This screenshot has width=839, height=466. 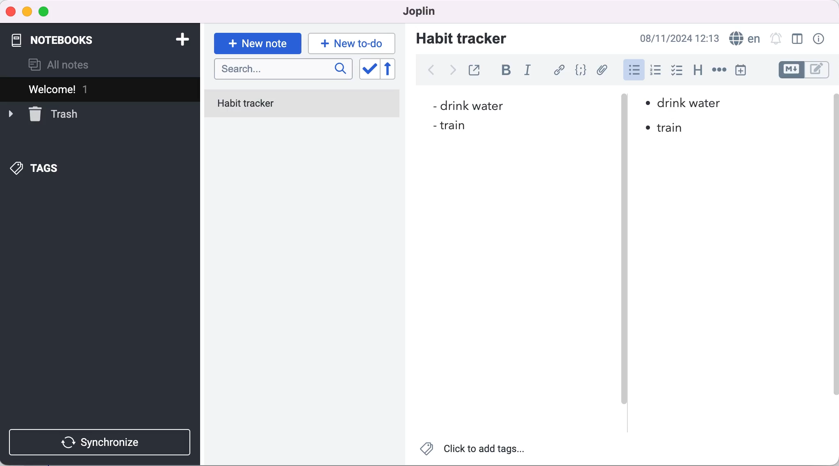 What do you see at coordinates (36, 169) in the screenshot?
I see `tags` at bounding box center [36, 169].